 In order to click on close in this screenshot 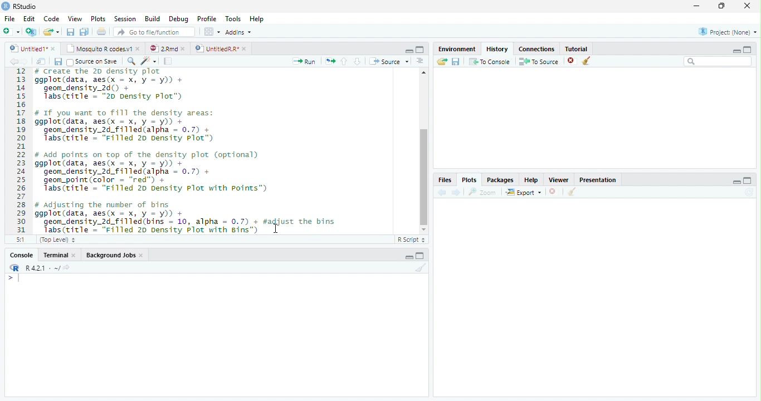, I will do `click(143, 256)`.